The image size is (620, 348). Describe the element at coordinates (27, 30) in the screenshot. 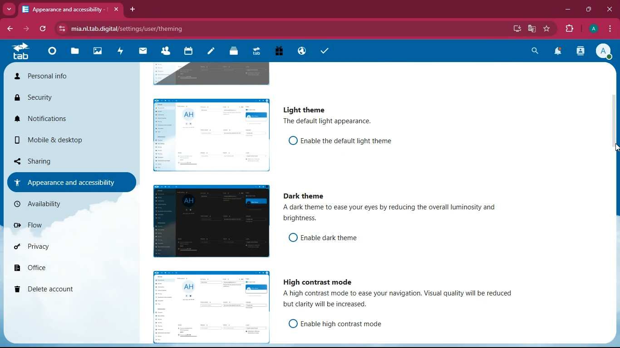

I see `forward` at that location.